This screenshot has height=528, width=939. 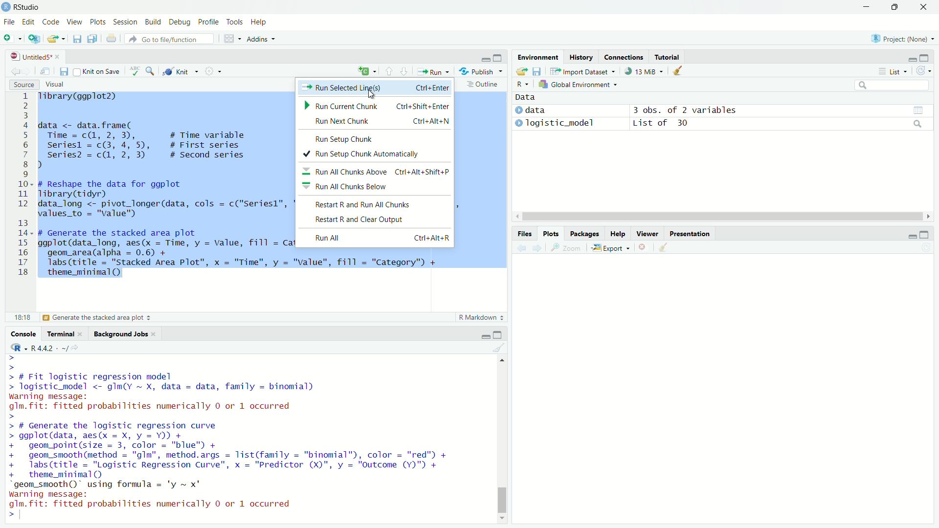 I want to click on Packages, so click(x=585, y=234).